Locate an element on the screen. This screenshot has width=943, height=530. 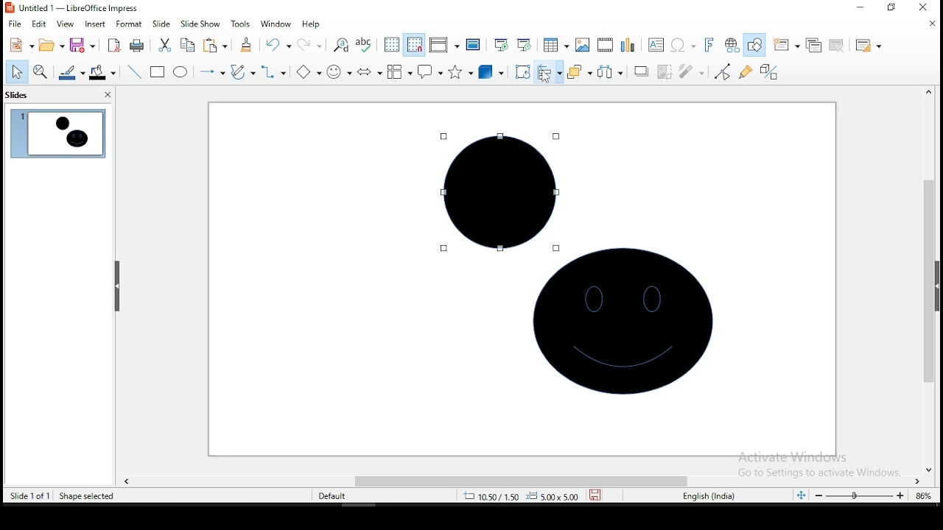
new tool is located at coordinates (21, 44).